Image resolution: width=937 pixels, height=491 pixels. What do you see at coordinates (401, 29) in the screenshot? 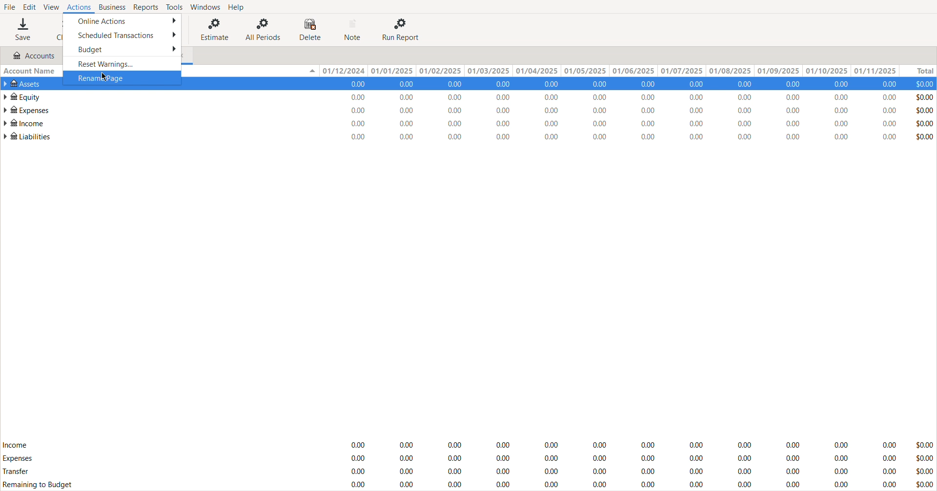
I see `Run Report` at bounding box center [401, 29].